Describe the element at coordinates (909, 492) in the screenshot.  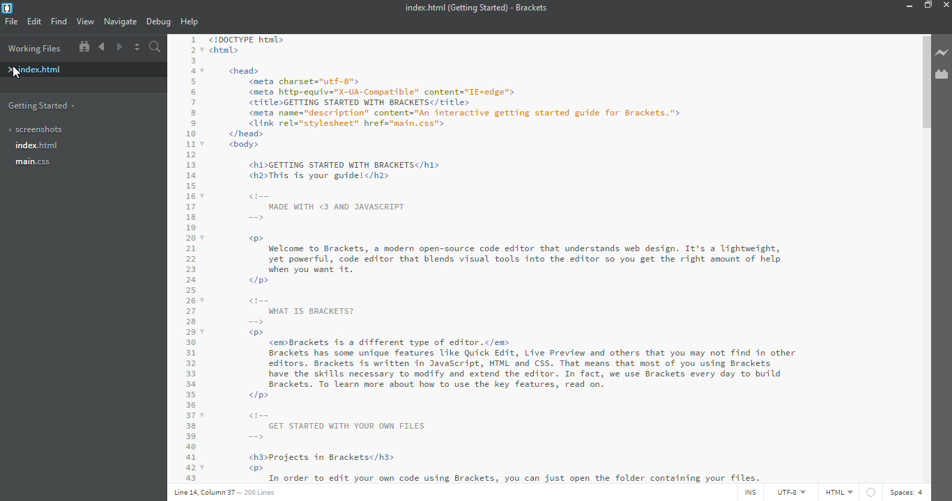
I see `space` at that location.